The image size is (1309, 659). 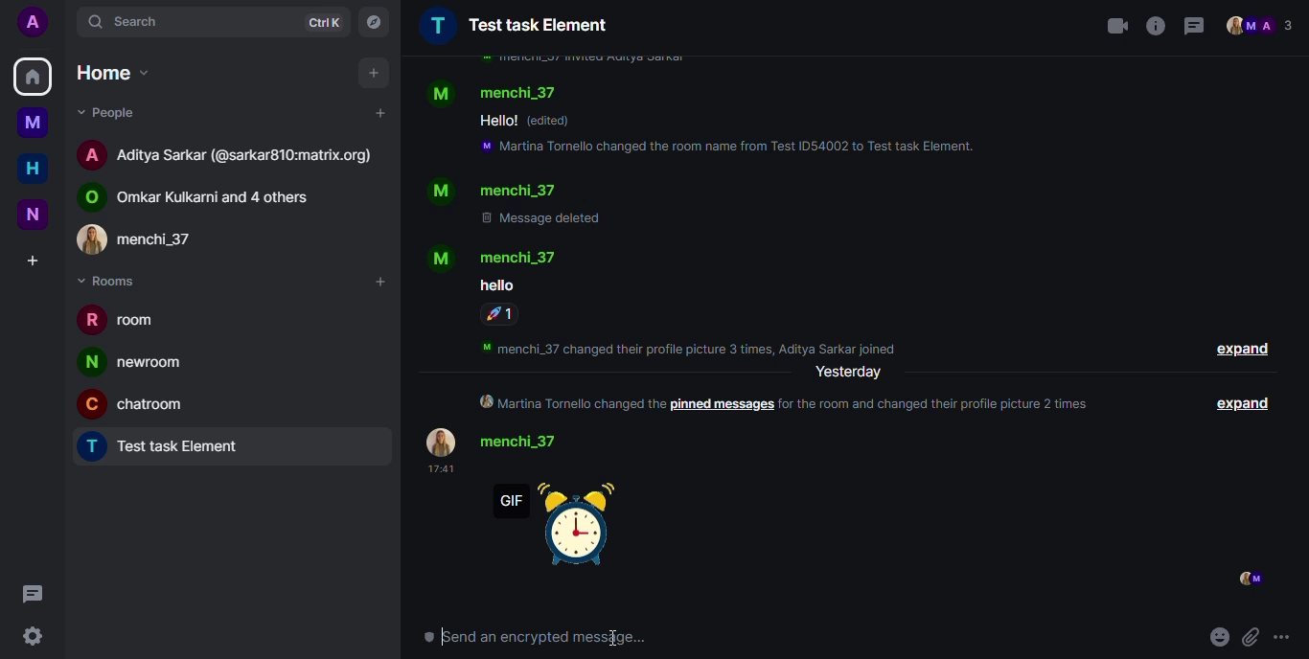 I want to click on more, so click(x=1285, y=636).